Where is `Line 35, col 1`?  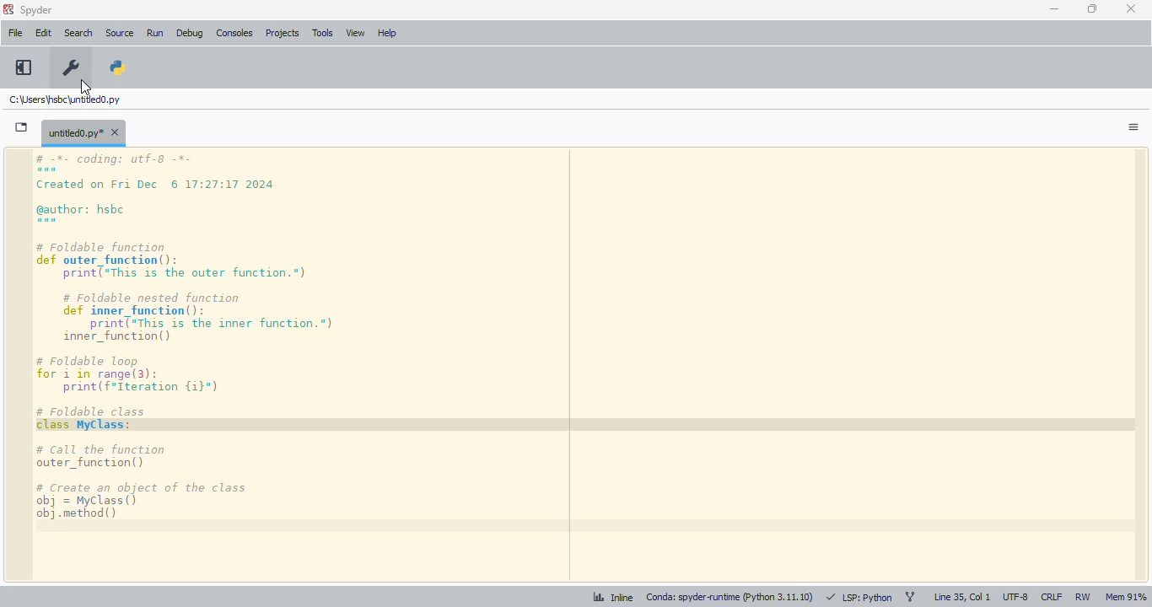
Line 35, col 1 is located at coordinates (962, 596).